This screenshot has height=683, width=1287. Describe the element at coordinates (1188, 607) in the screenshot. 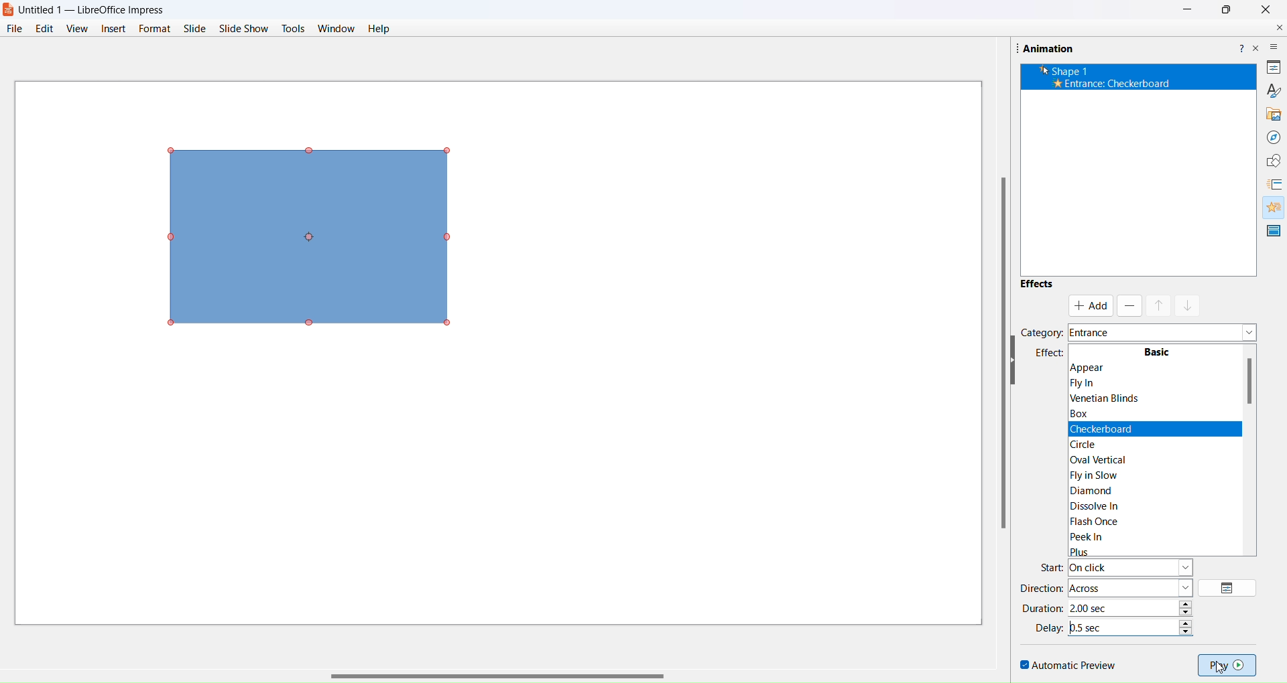

I see `increase/decrease` at that location.